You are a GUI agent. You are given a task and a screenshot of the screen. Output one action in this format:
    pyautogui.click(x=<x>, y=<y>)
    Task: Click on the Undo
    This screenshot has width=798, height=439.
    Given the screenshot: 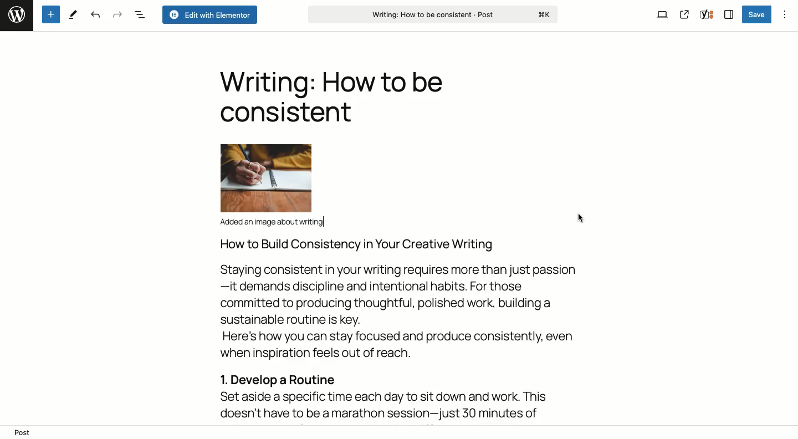 What is the action you would take?
    pyautogui.click(x=95, y=16)
    